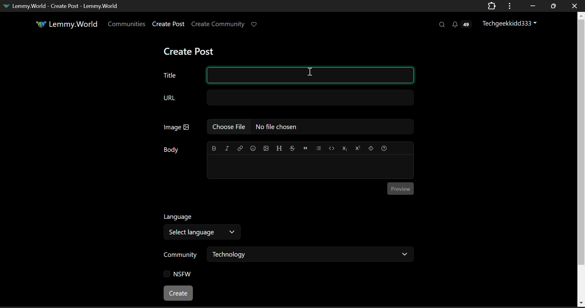 The width and height of the screenshot is (585, 308). What do you see at coordinates (384, 149) in the screenshot?
I see `Formatting Help` at bounding box center [384, 149].